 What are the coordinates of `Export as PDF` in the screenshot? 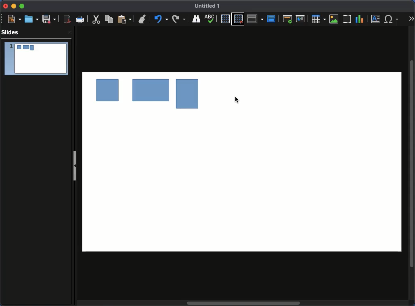 It's located at (66, 19).